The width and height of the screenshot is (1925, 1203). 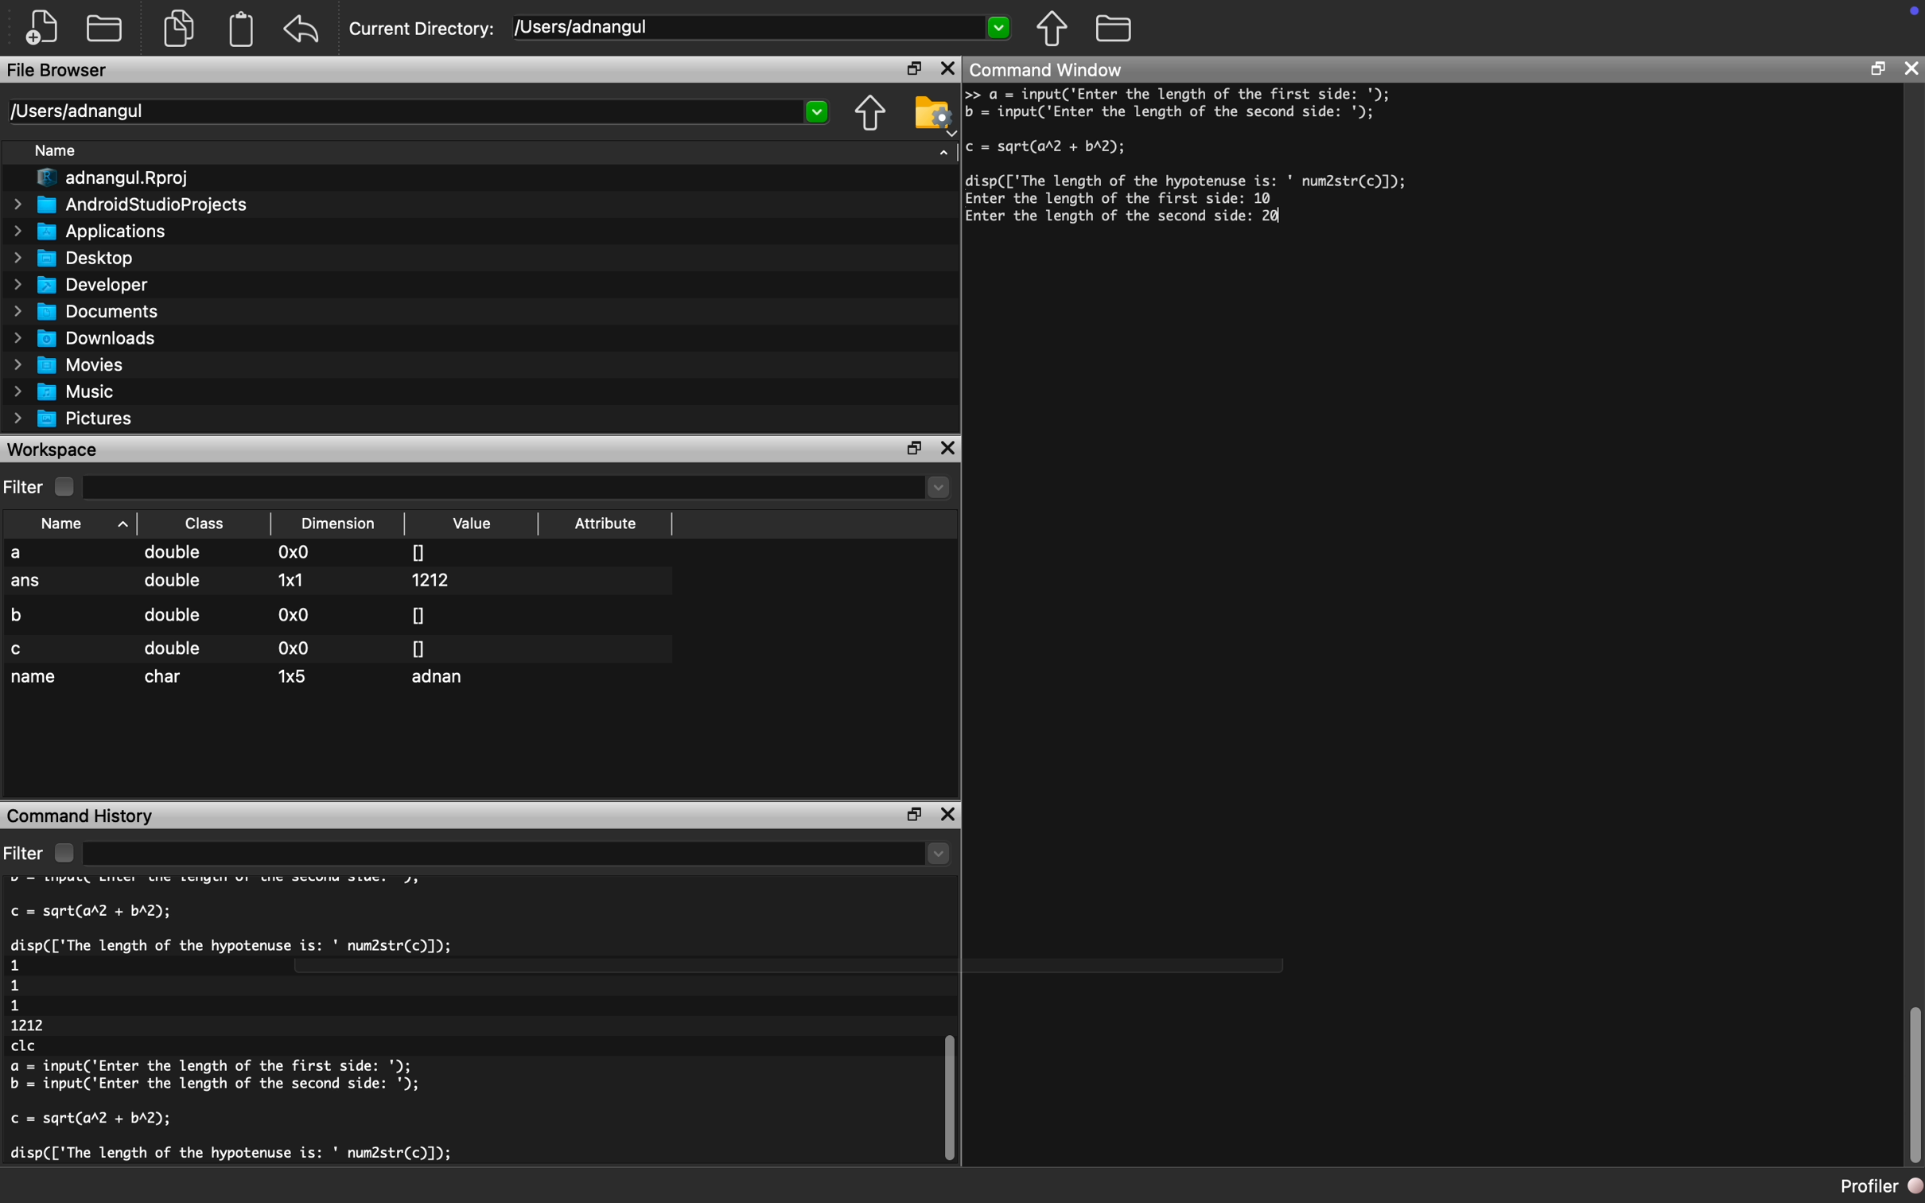 What do you see at coordinates (1114, 26) in the screenshot?
I see `folder` at bounding box center [1114, 26].